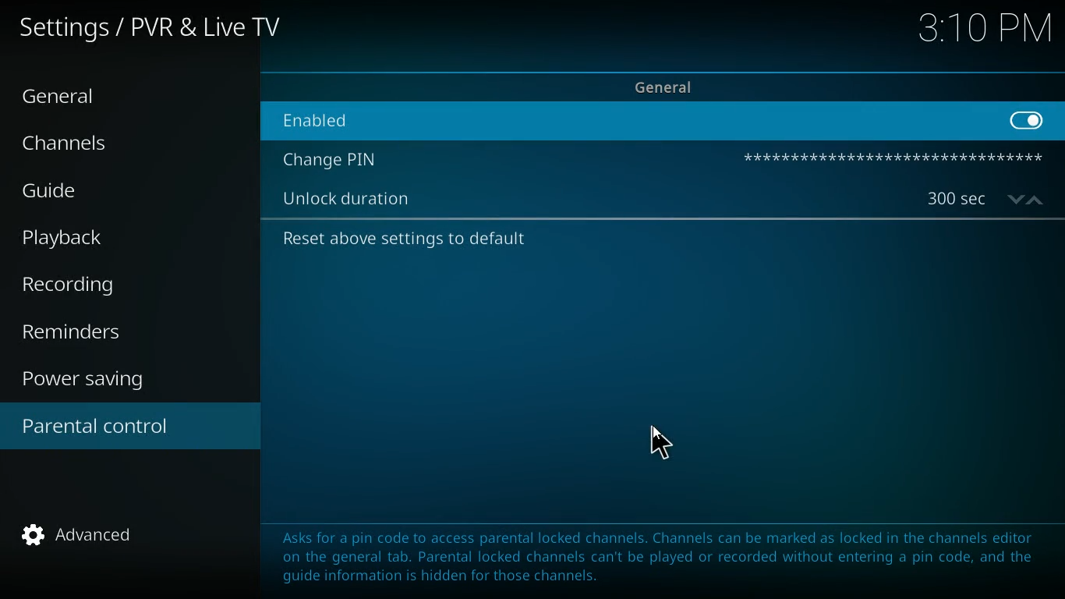 This screenshot has height=599, width=1065. I want to click on advanced, so click(89, 540).